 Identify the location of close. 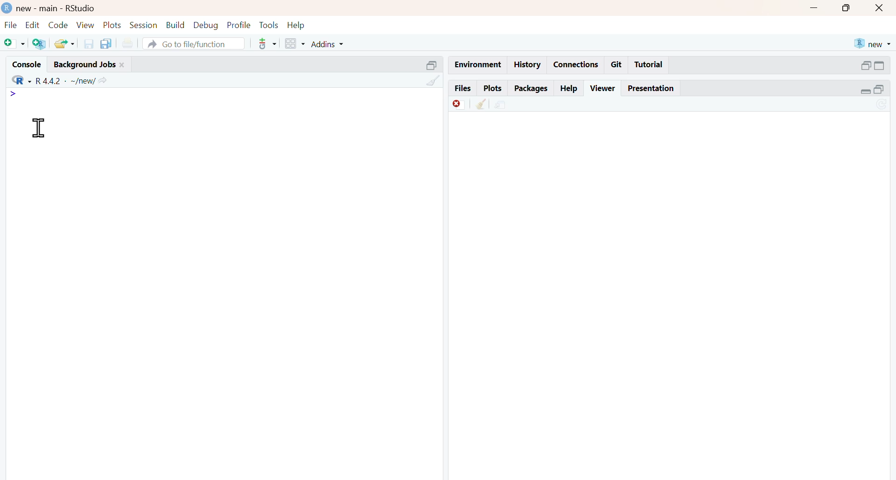
(122, 65).